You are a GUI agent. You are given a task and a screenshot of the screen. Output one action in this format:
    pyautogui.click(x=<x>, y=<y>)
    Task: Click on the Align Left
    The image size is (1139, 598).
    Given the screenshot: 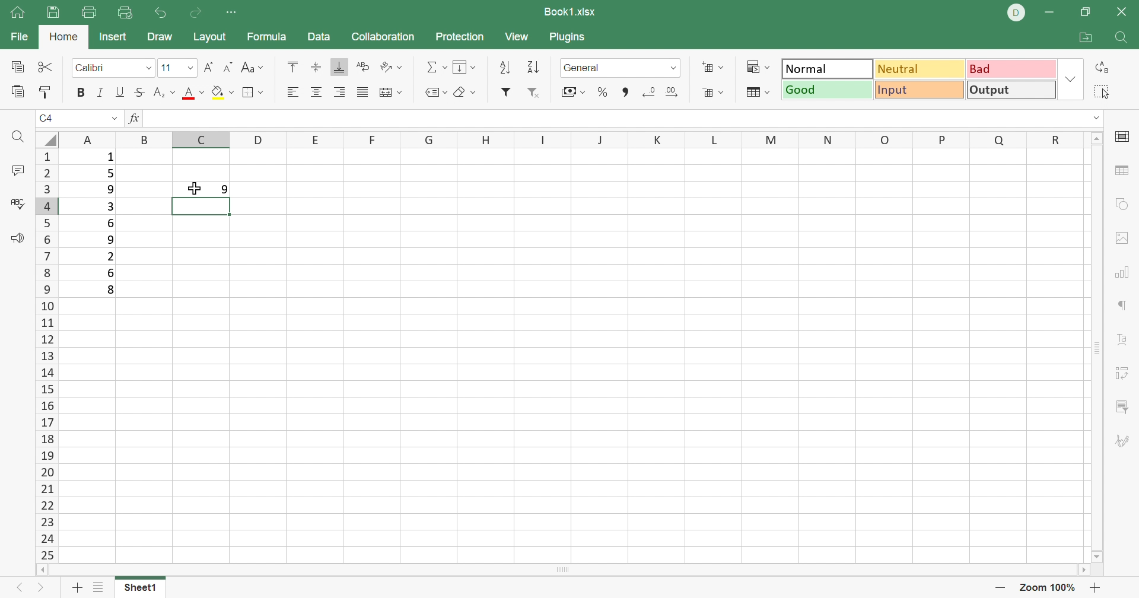 What is the action you would take?
    pyautogui.click(x=294, y=92)
    